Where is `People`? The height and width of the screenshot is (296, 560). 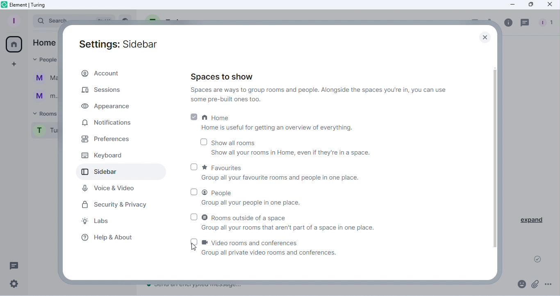
People is located at coordinates (546, 24).